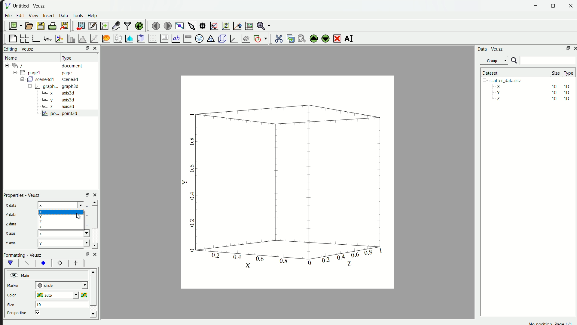  I want to click on = x axis3d, so click(61, 93).